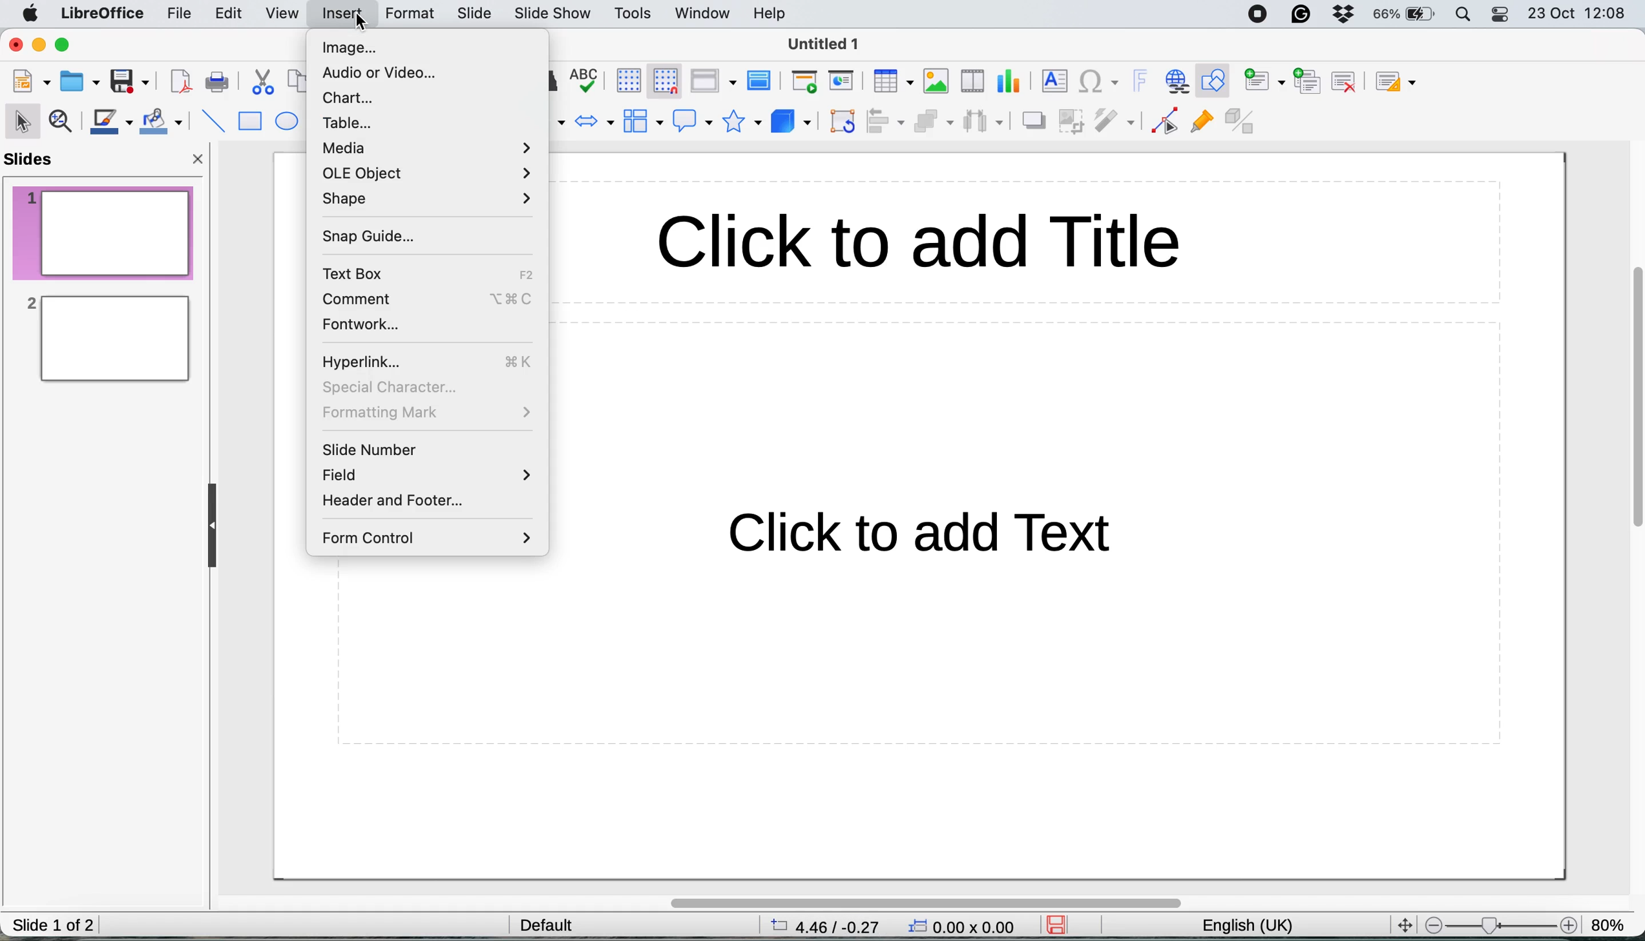  Describe the element at coordinates (1052, 80) in the screenshot. I see `insert text` at that location.